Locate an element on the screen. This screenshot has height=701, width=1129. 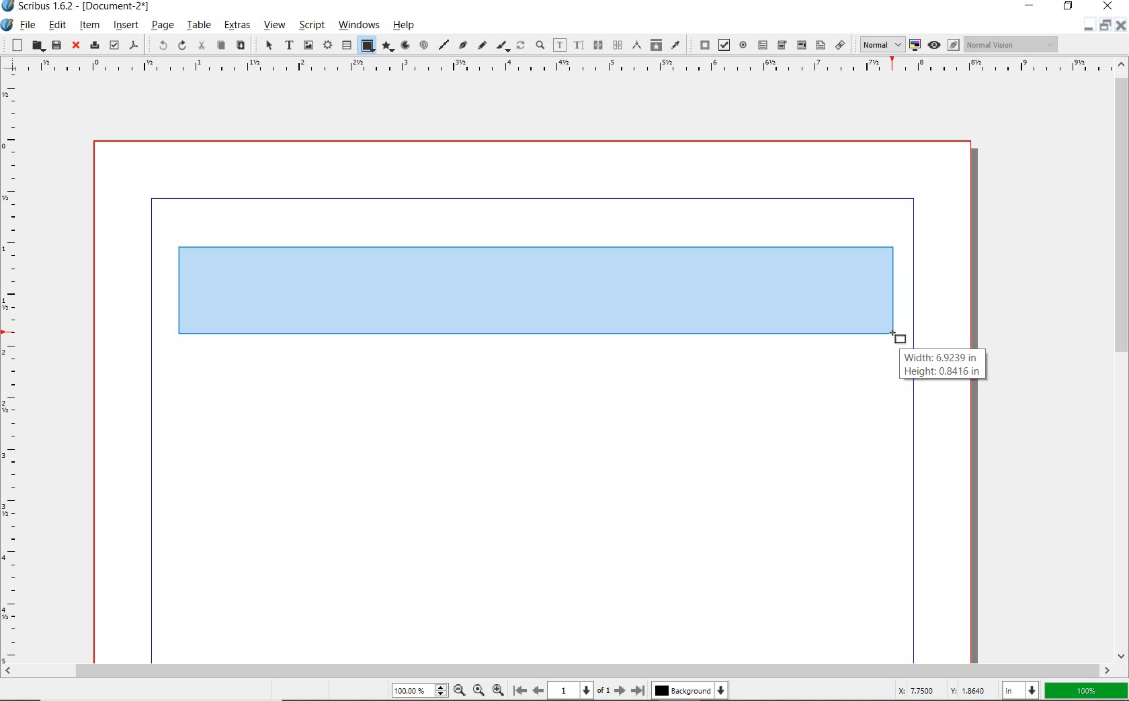
extras is located at coordinates (238, 26).